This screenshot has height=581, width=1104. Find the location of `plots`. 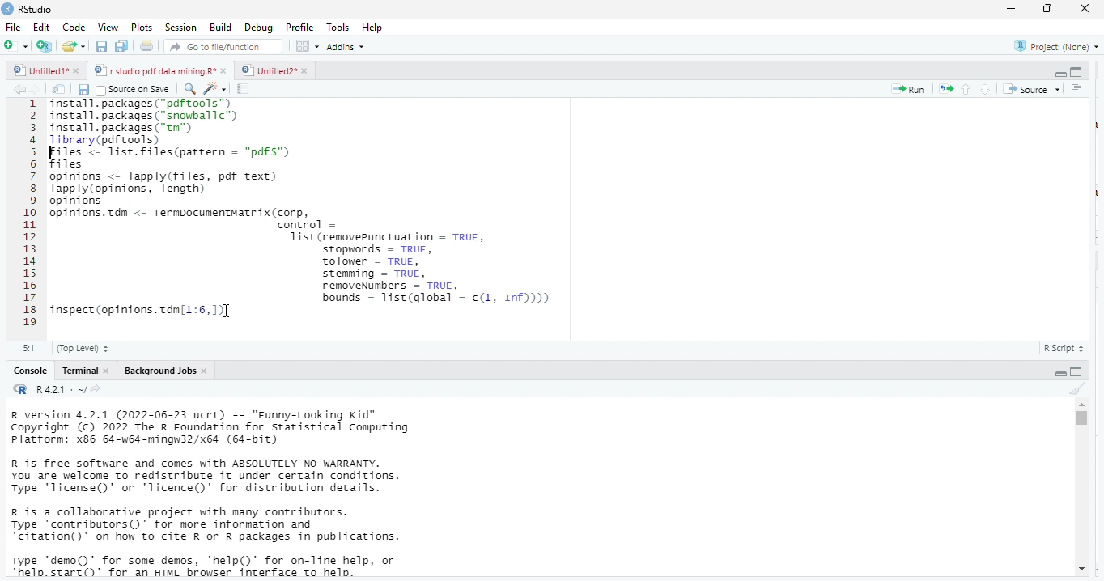

plots is located at coordinates (142, 28).